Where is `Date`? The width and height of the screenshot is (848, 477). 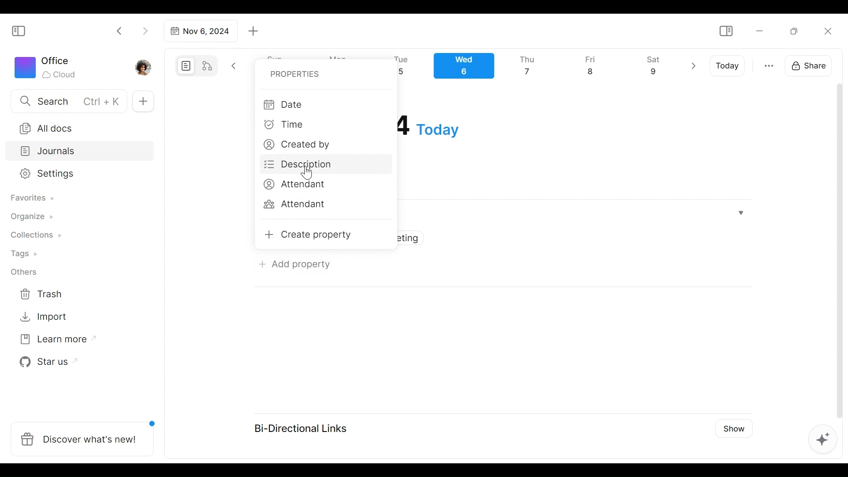
Date is located at coordinates (284, 104).